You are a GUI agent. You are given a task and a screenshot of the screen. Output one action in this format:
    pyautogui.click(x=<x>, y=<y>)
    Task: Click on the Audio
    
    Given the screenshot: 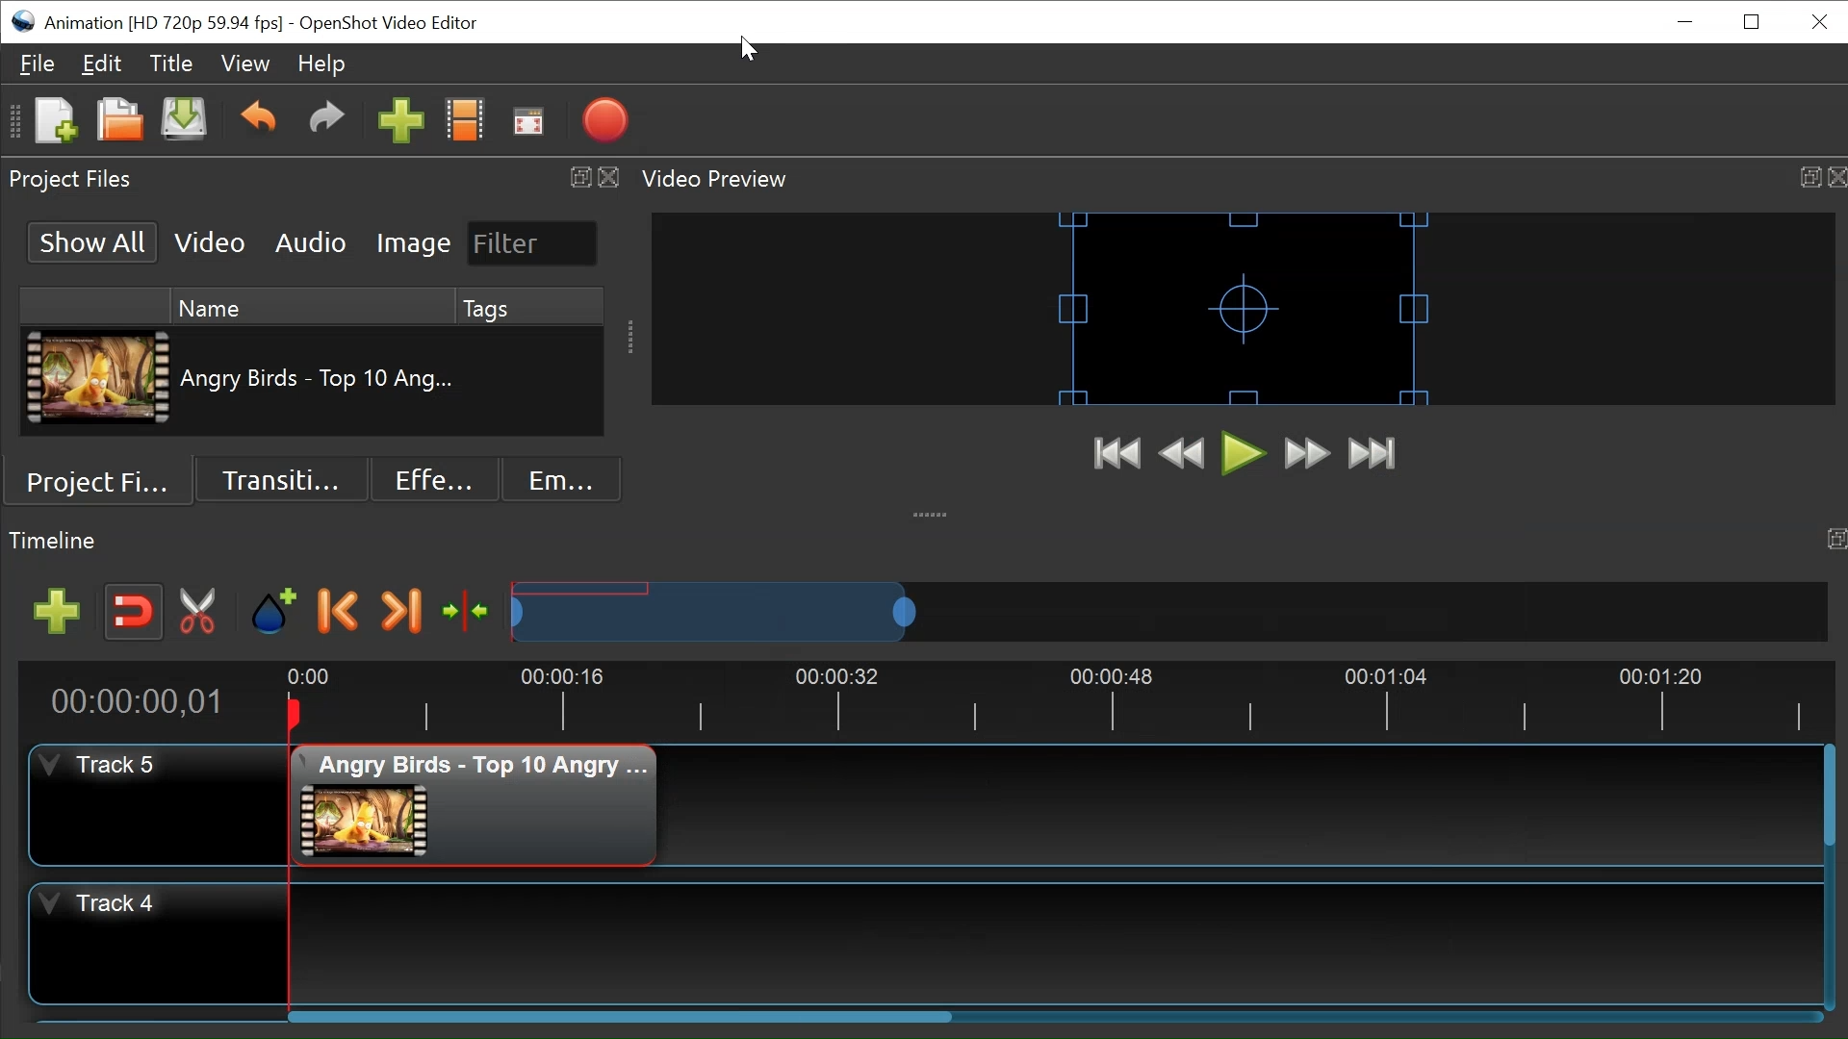 What is the action you would take?
    pyautogui.click(x=308, y=241)
    